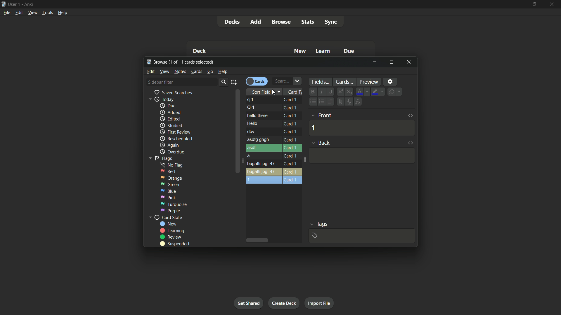 The image size is (561, 315). I want to click on file menu, so click(6, 12).